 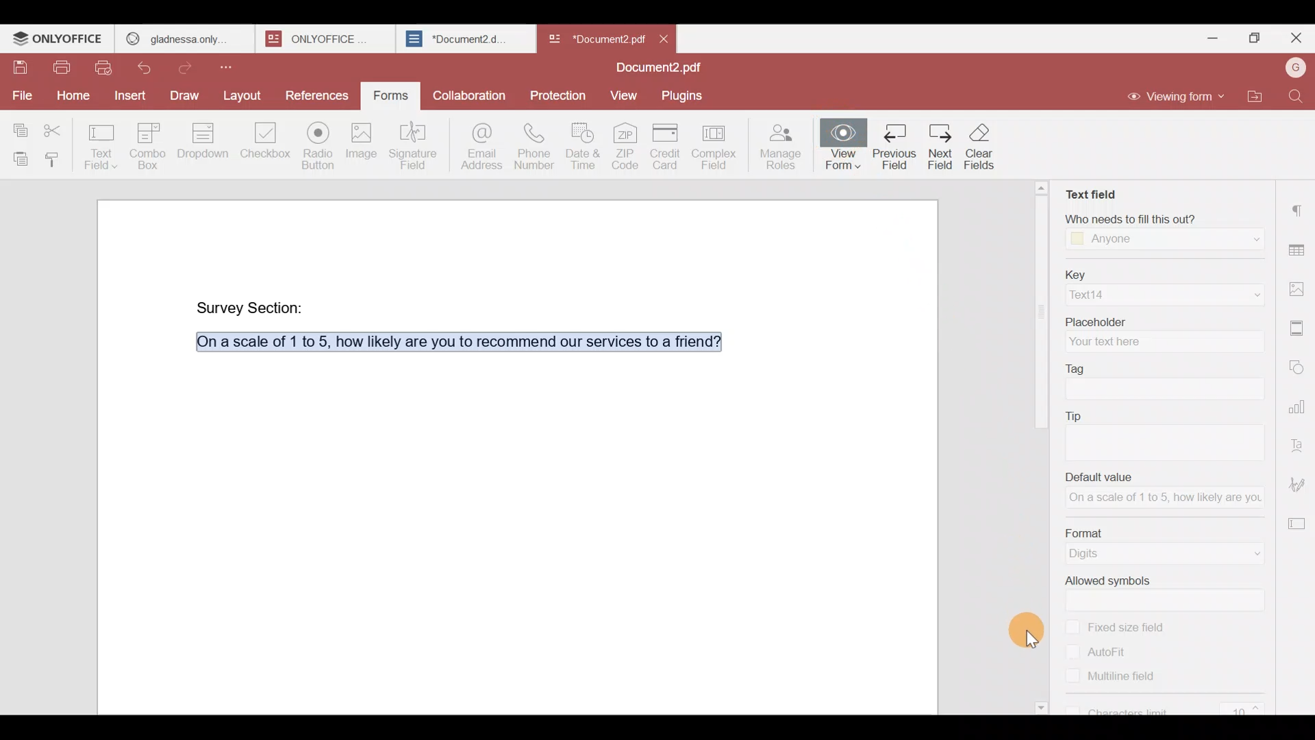 I want to click on Combo box, so click(x=145, y=145).